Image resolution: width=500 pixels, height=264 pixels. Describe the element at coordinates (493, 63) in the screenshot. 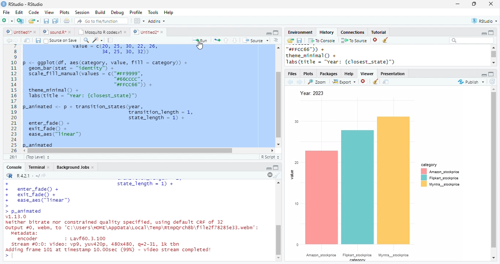

I see `scroll down` at that location.